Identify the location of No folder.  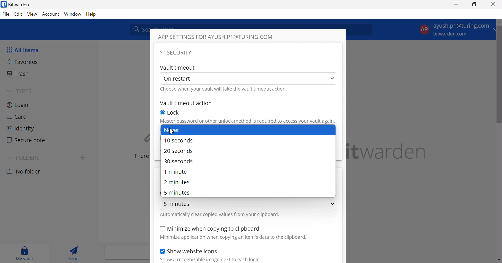
(25, 171).